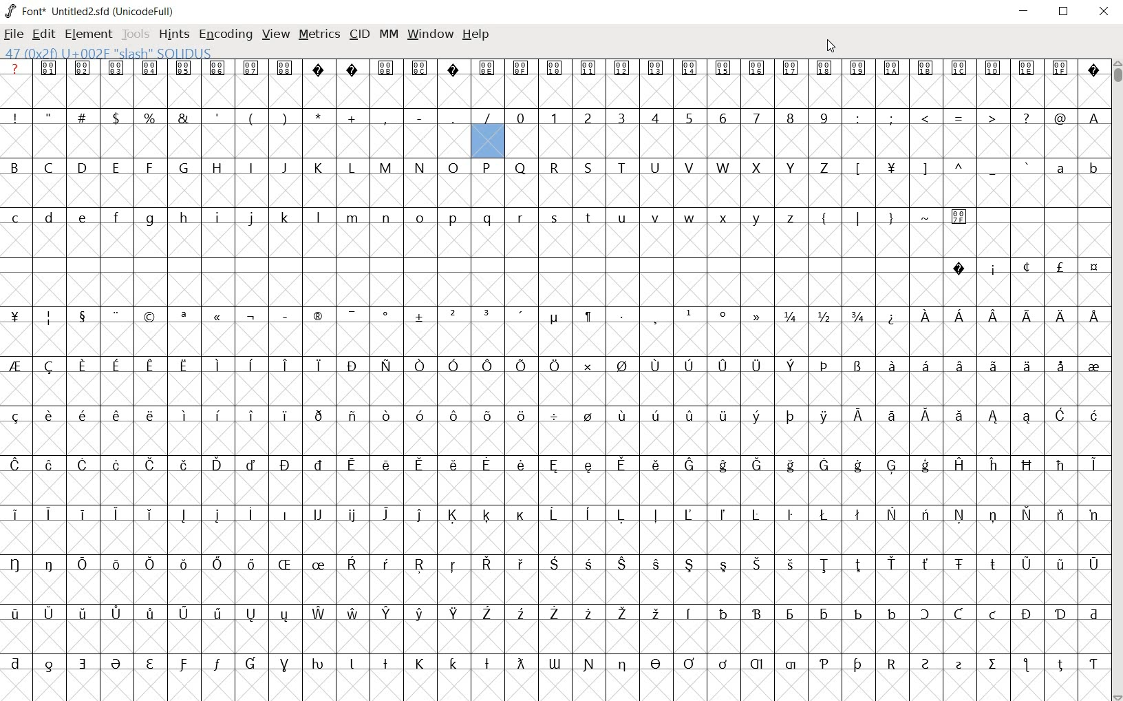  Describe the element at coordinates (556, 366) in the screenshot. I see `special letters` at that location.